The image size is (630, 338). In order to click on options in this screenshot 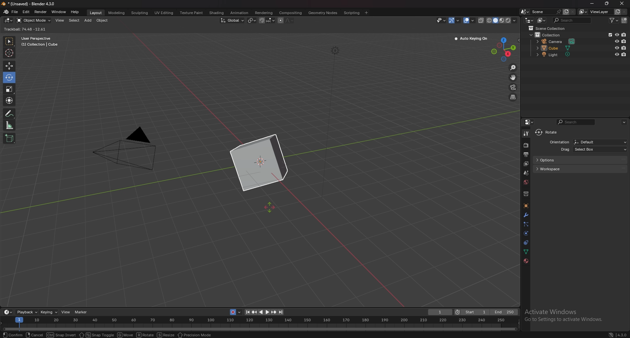, I will do `click(508, 29)`.